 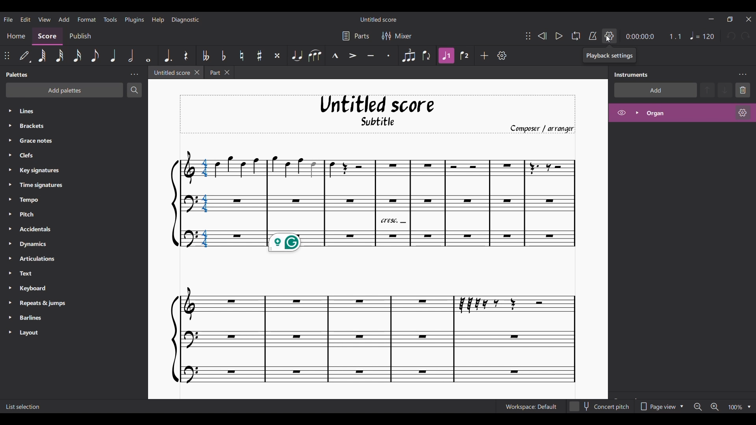 I want to click on Current workspace setting, so click(x=531, y=407).